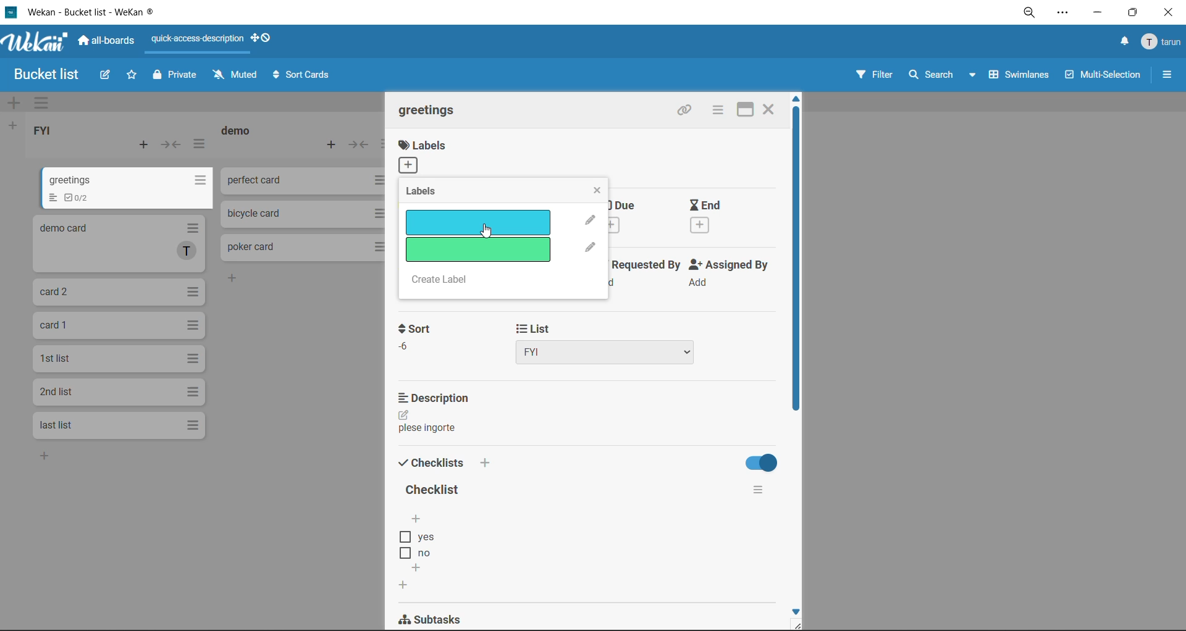 Image resolution: width=1186 pixels, height=631 pixels. Describe the element at coordinates (402, 585) in the screenshot. I see `add new checklist` at that location.